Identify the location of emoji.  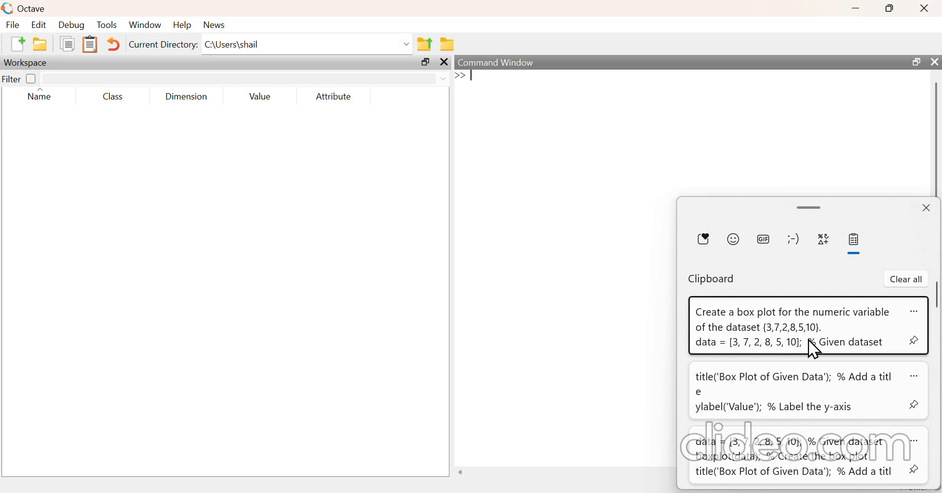
(734, 238).